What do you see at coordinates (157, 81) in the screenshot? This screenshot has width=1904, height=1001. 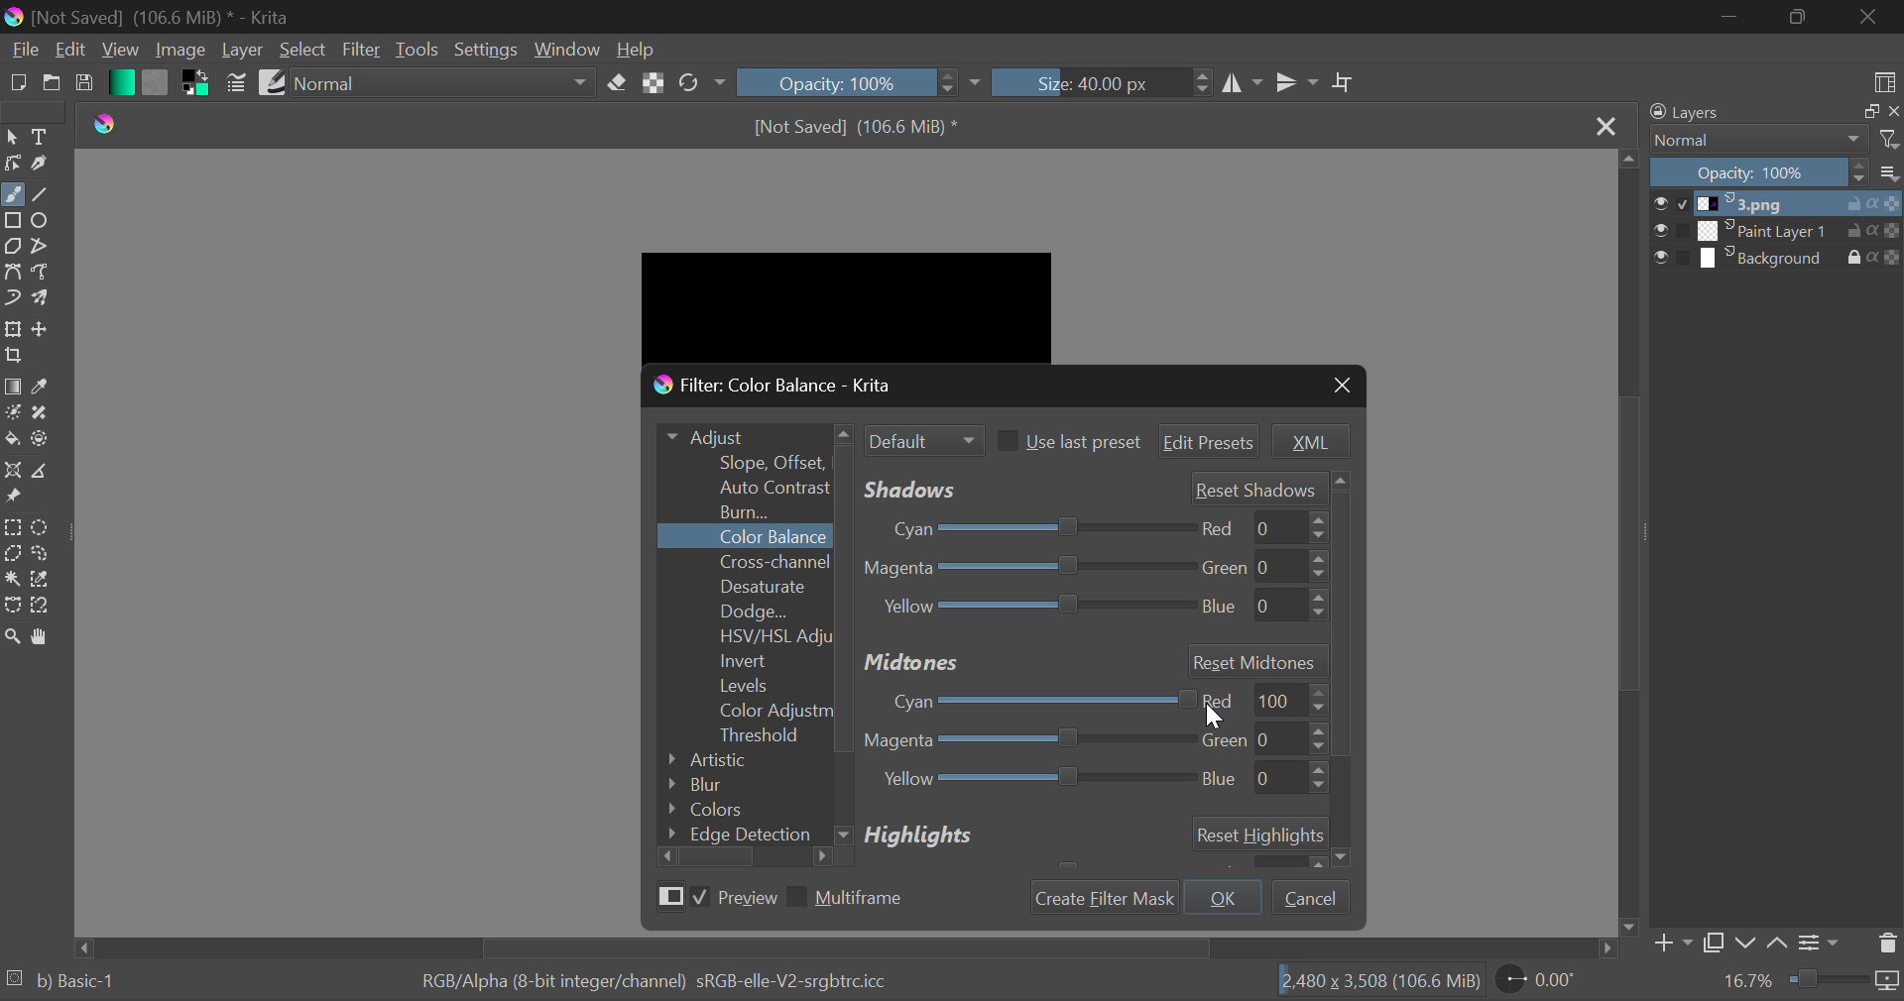 I see `Pattern` at bounding box center [157, 81].